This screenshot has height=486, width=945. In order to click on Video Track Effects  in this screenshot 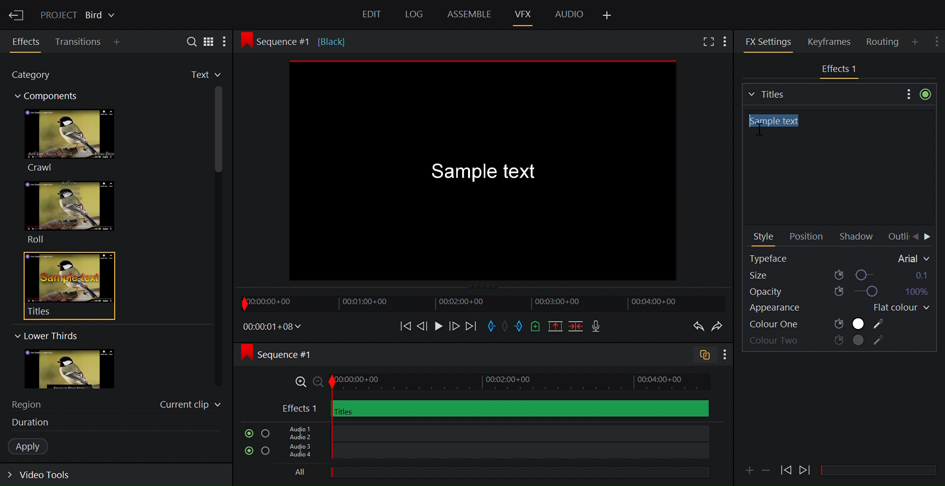, I will do `click(840, 70)`.